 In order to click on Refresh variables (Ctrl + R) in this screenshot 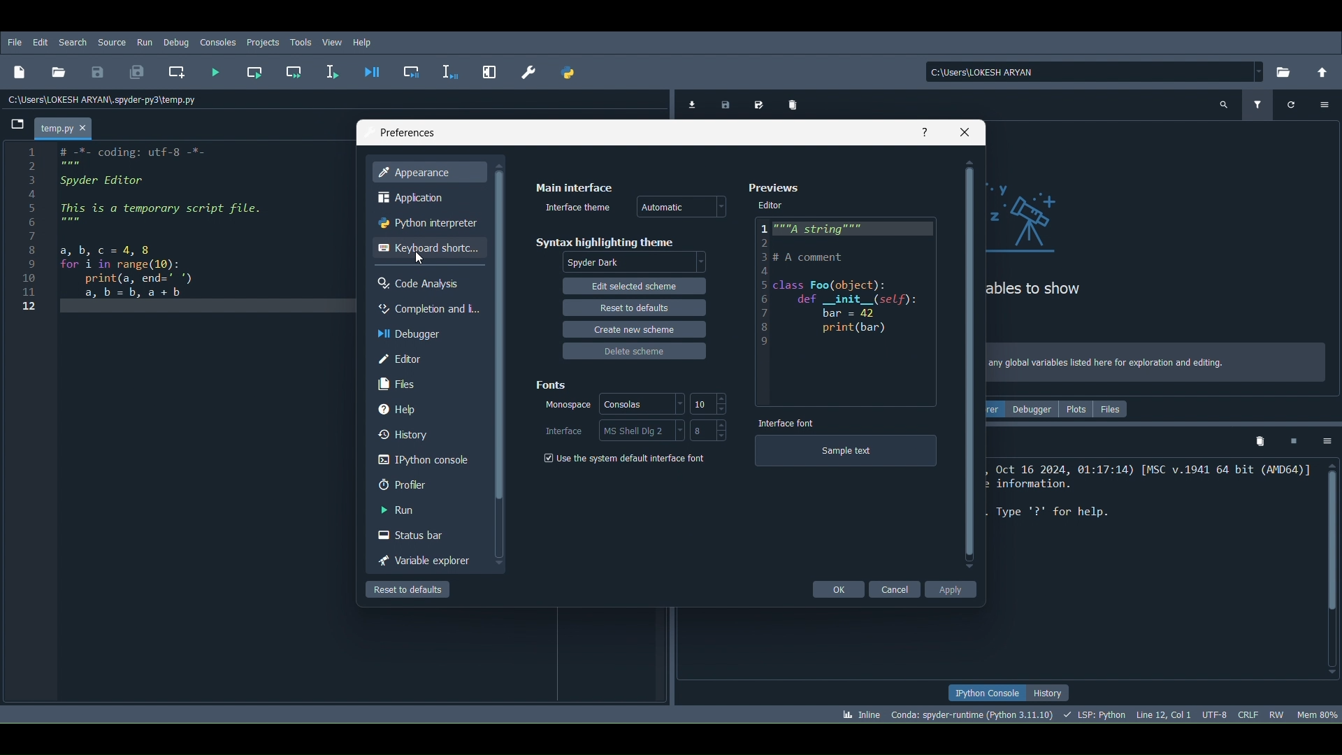, I will do `click(1291, 104)`.